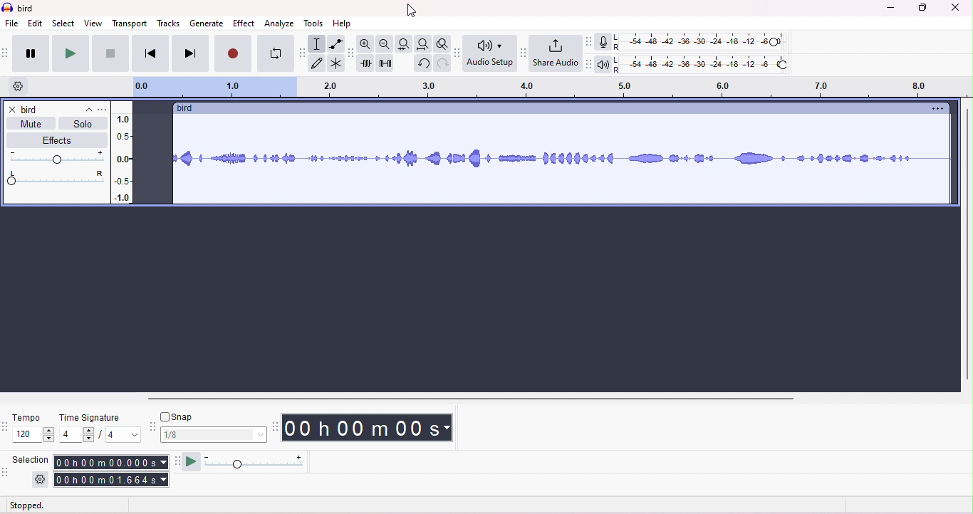  What do you see at coordinates (966, 245) in the screenshot?
I see `vertical scroll bar` at bounding box center [966, 245].